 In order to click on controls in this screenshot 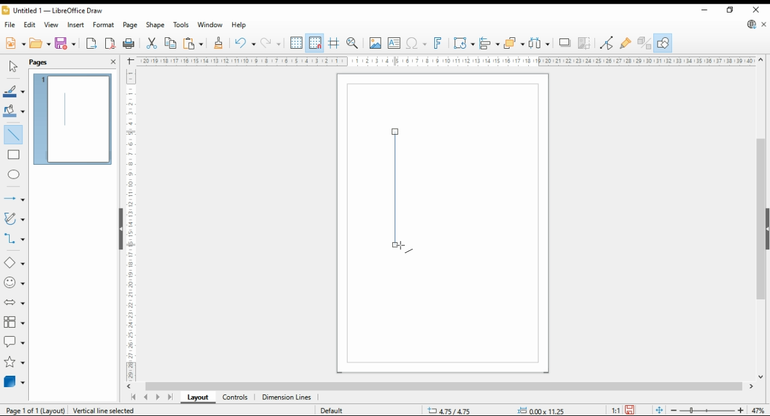, I will do `click(235, 398)`.